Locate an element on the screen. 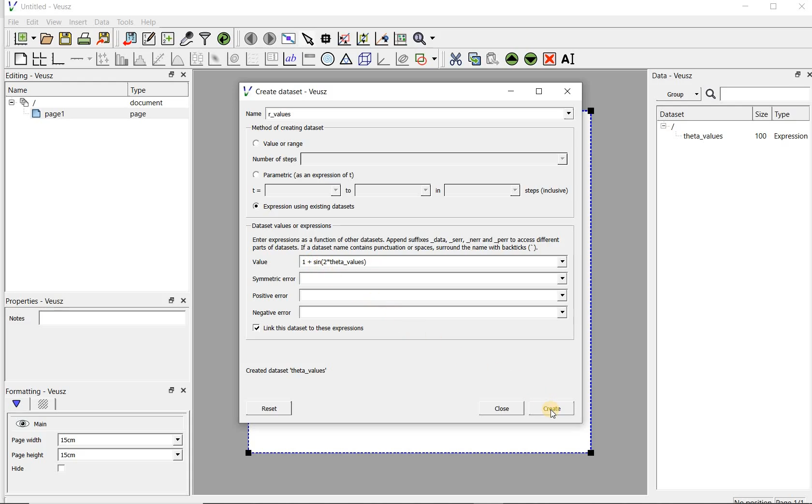  /document name is located at coordinates (681, 126).